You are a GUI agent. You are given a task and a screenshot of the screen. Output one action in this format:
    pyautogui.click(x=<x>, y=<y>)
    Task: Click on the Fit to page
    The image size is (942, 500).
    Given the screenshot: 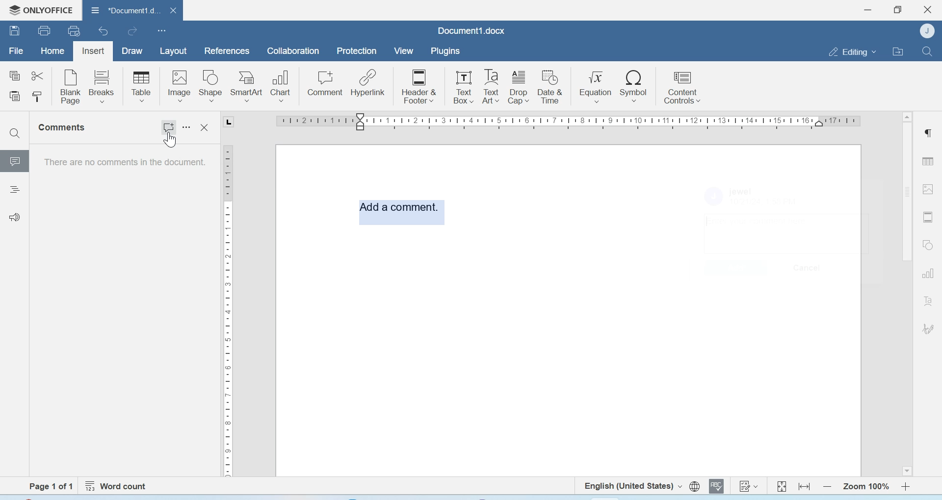 What is the action you would take?
    pyautogui.click(x=782, y=486)
    